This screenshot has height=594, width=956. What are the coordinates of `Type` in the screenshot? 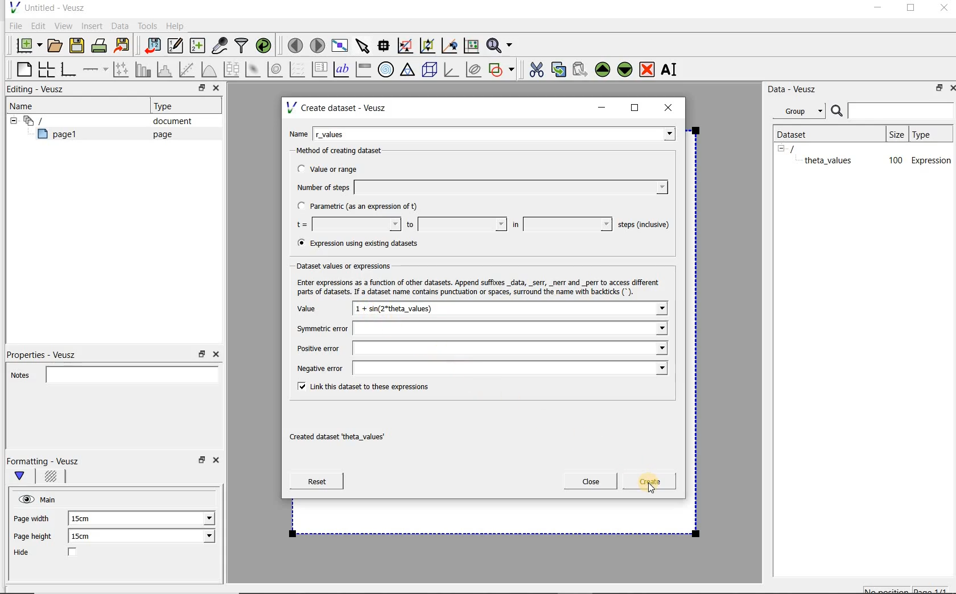 It's located at (168, 106).